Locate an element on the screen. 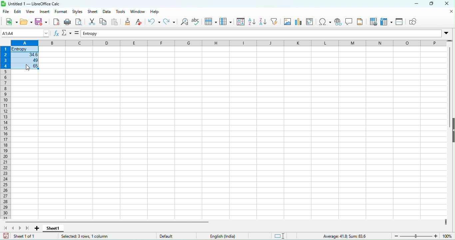 The width and height of the screenshot is (455, 240). sort ascending  is located at coordinates (252, 23).